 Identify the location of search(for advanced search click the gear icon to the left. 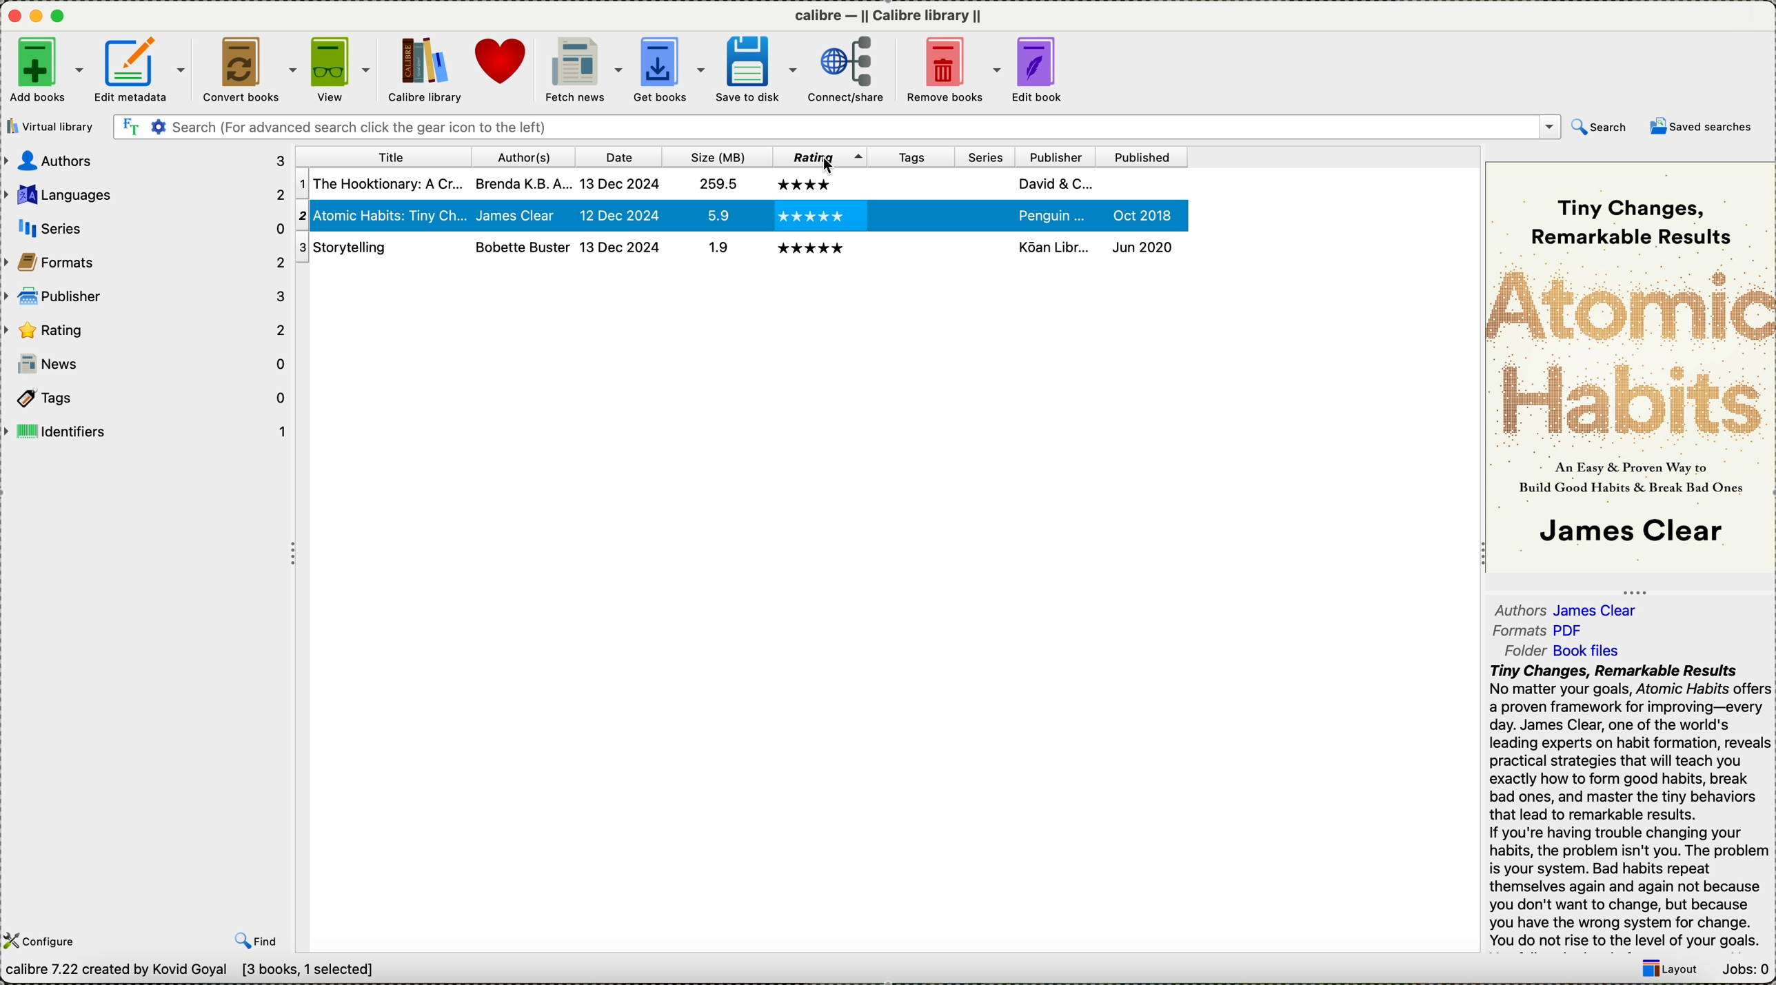
(837, 128).